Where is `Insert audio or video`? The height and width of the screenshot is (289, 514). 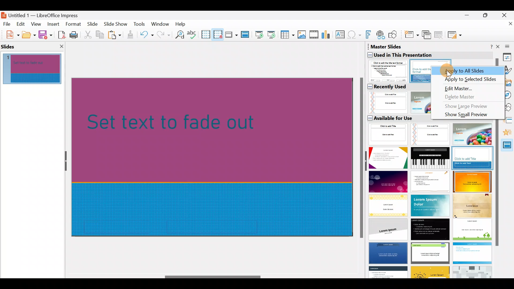
Insert audio or video is located at coordinates (314, 36).